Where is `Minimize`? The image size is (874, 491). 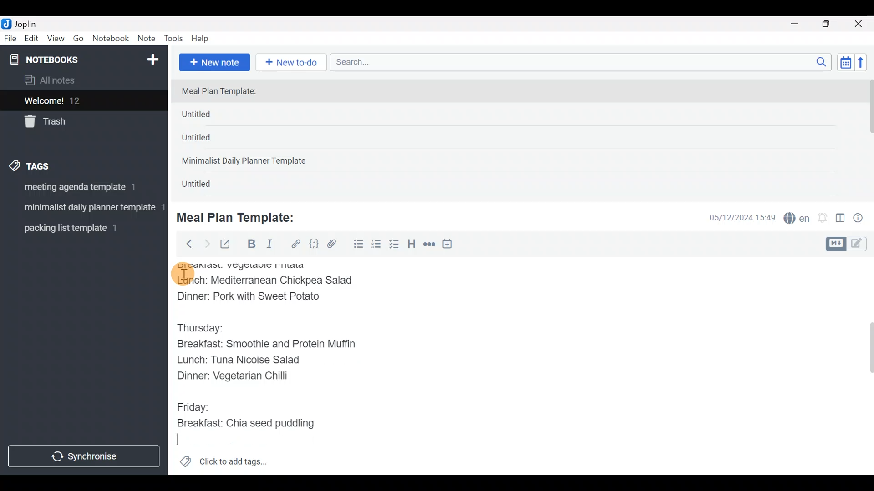 Minimize is located at coordinates (800, 23).